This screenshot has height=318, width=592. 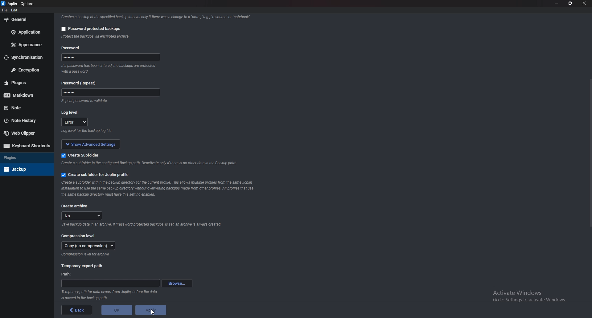 What do you see at coordinates (87, 247) in the screenshot?
I see `copy (no compression)` at bounding box center [87, 247].